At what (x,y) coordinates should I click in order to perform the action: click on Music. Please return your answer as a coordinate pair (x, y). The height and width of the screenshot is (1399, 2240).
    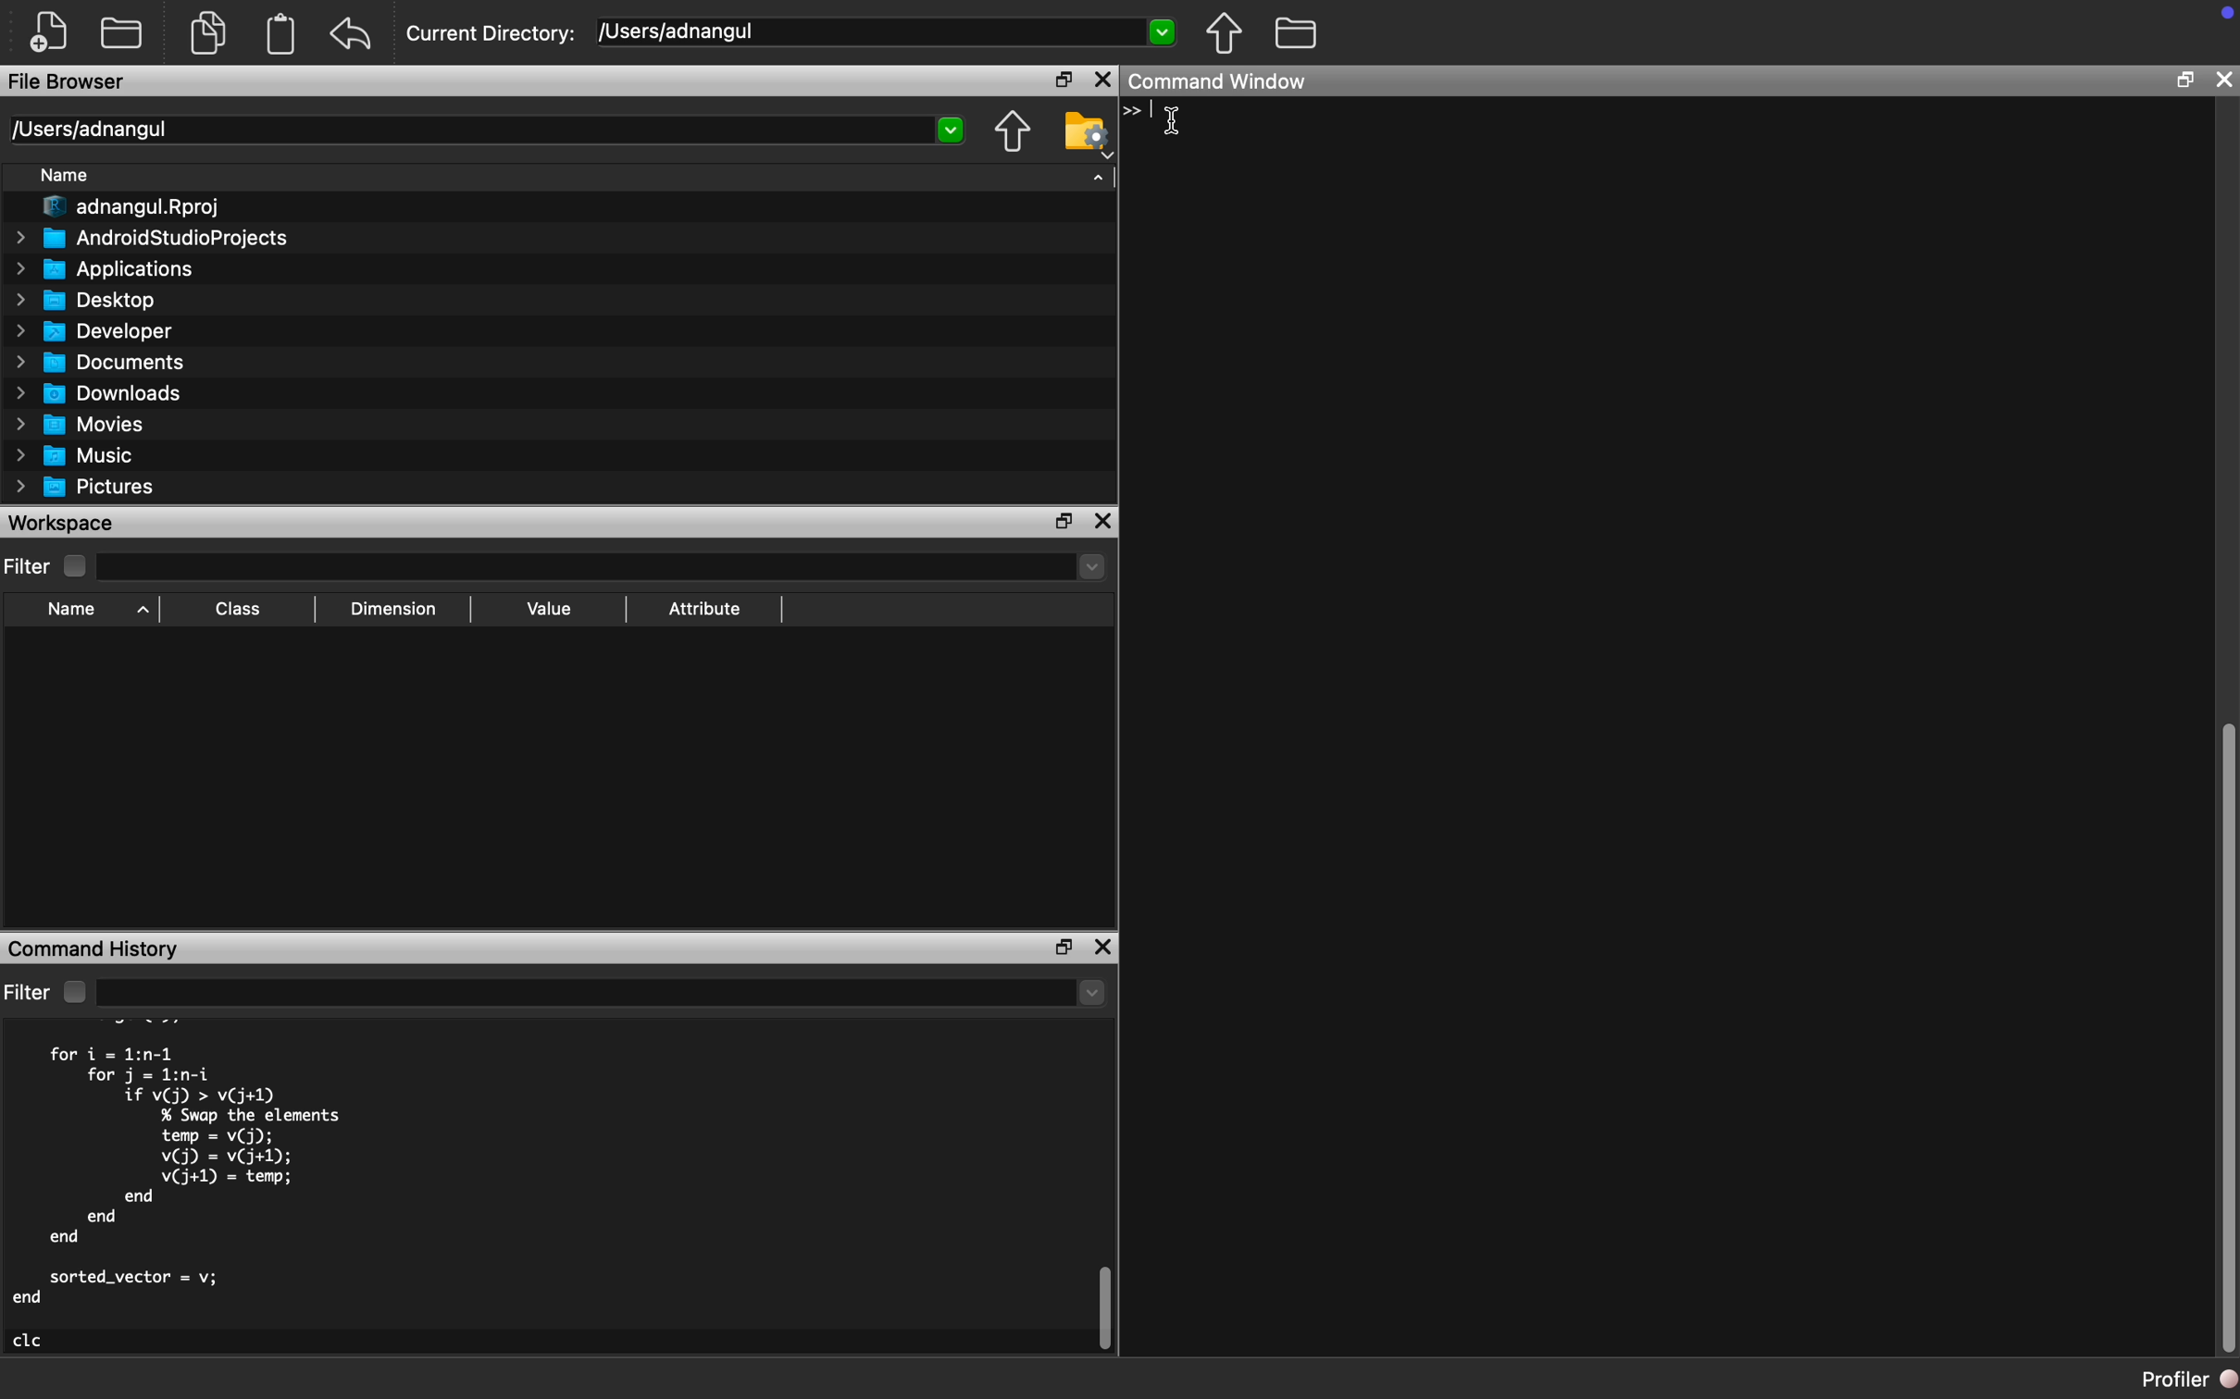
    Looking at the image, I should click on (71, 455).